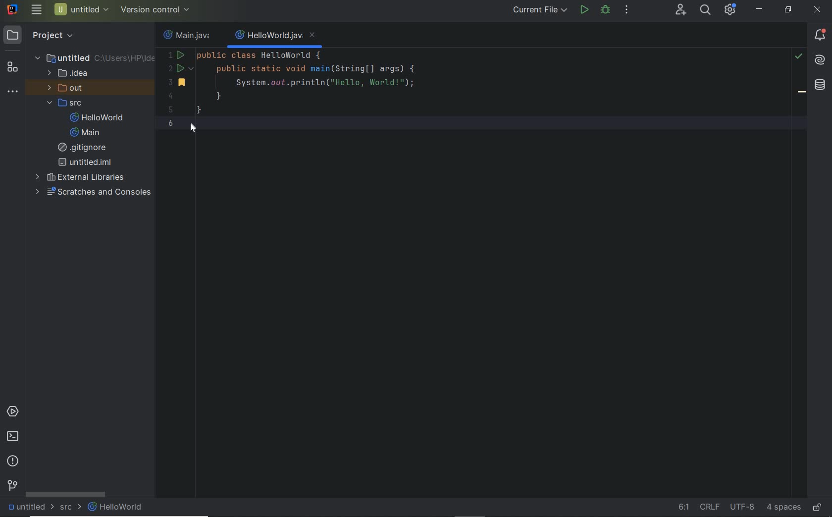 The width and height of the screenshot is (832, 517). Describe the element at coordinates (13, 486) in the screenshot. I see `version control` at that location.